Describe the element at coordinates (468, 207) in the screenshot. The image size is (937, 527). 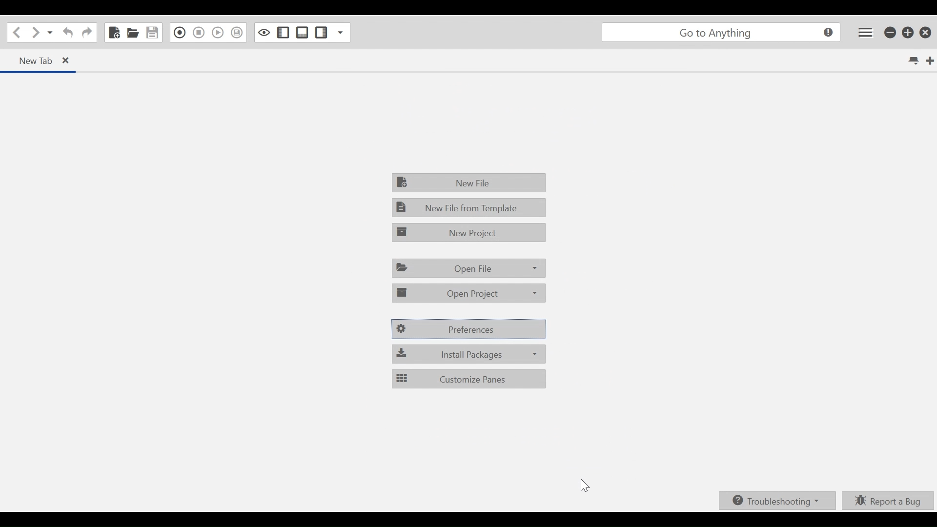
I see `New File from Template ` at that location.